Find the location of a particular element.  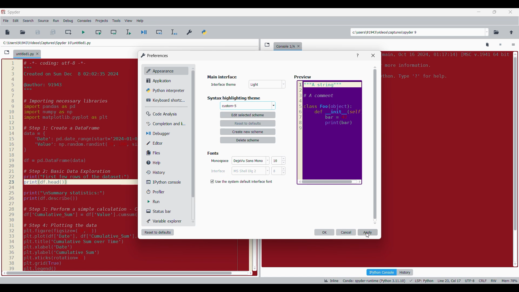

Profiler is located at coordinates (161, 192).